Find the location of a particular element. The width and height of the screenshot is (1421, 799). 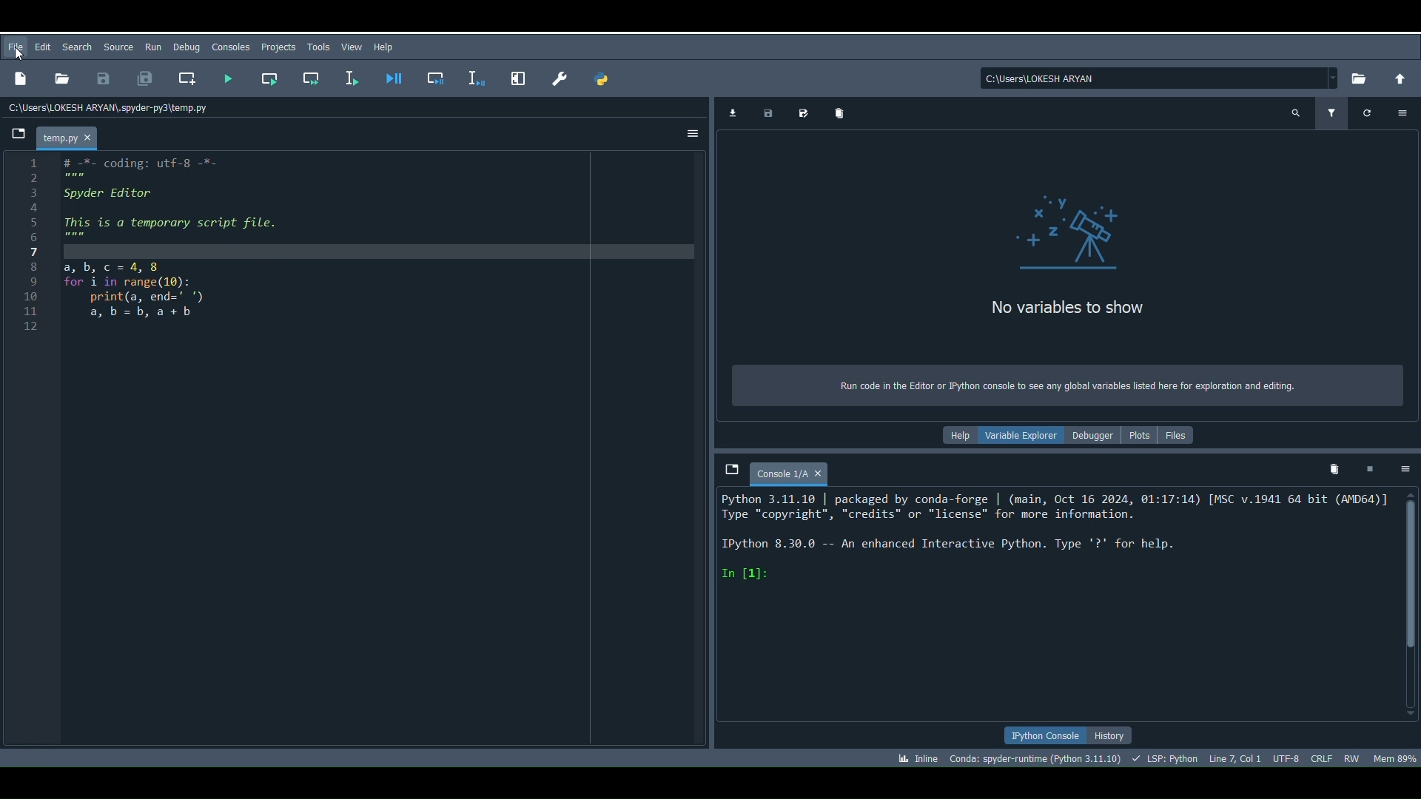

File EOL Status is located at coordinates (1323, 756).